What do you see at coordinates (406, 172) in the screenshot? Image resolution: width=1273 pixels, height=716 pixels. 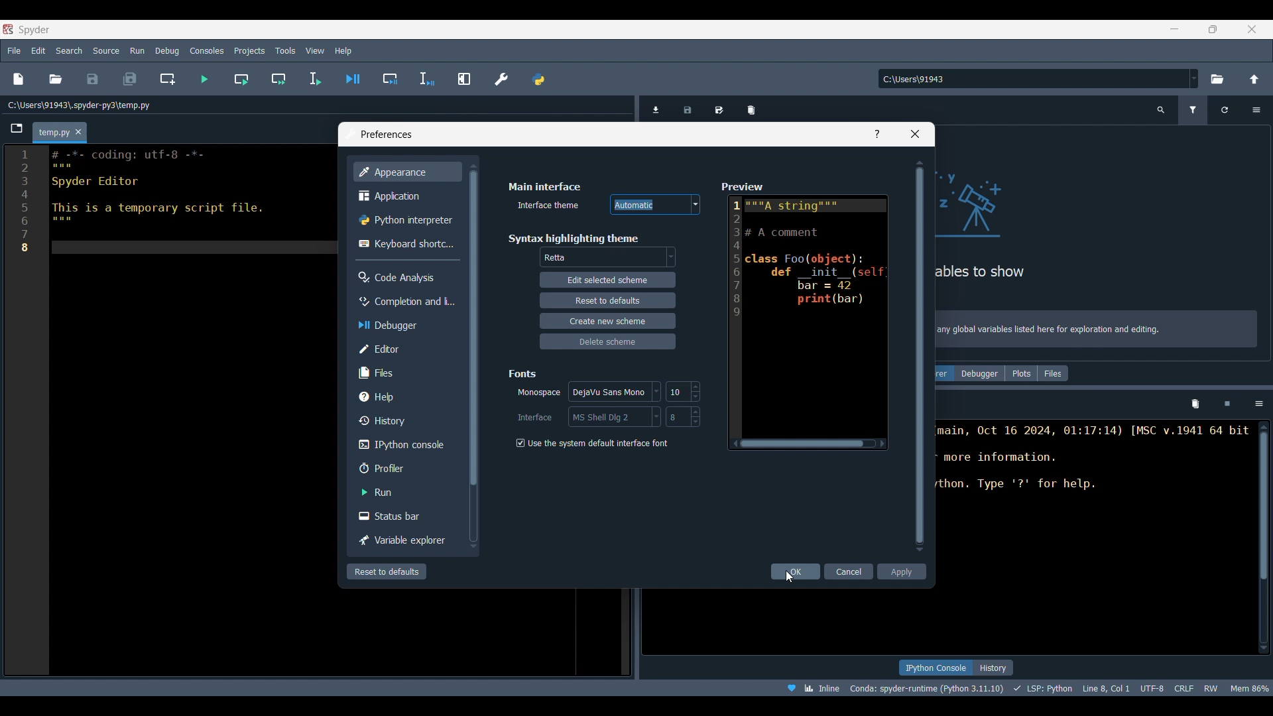 I see `Appearance, current selection highlighted` at bounding box center [406, 172].